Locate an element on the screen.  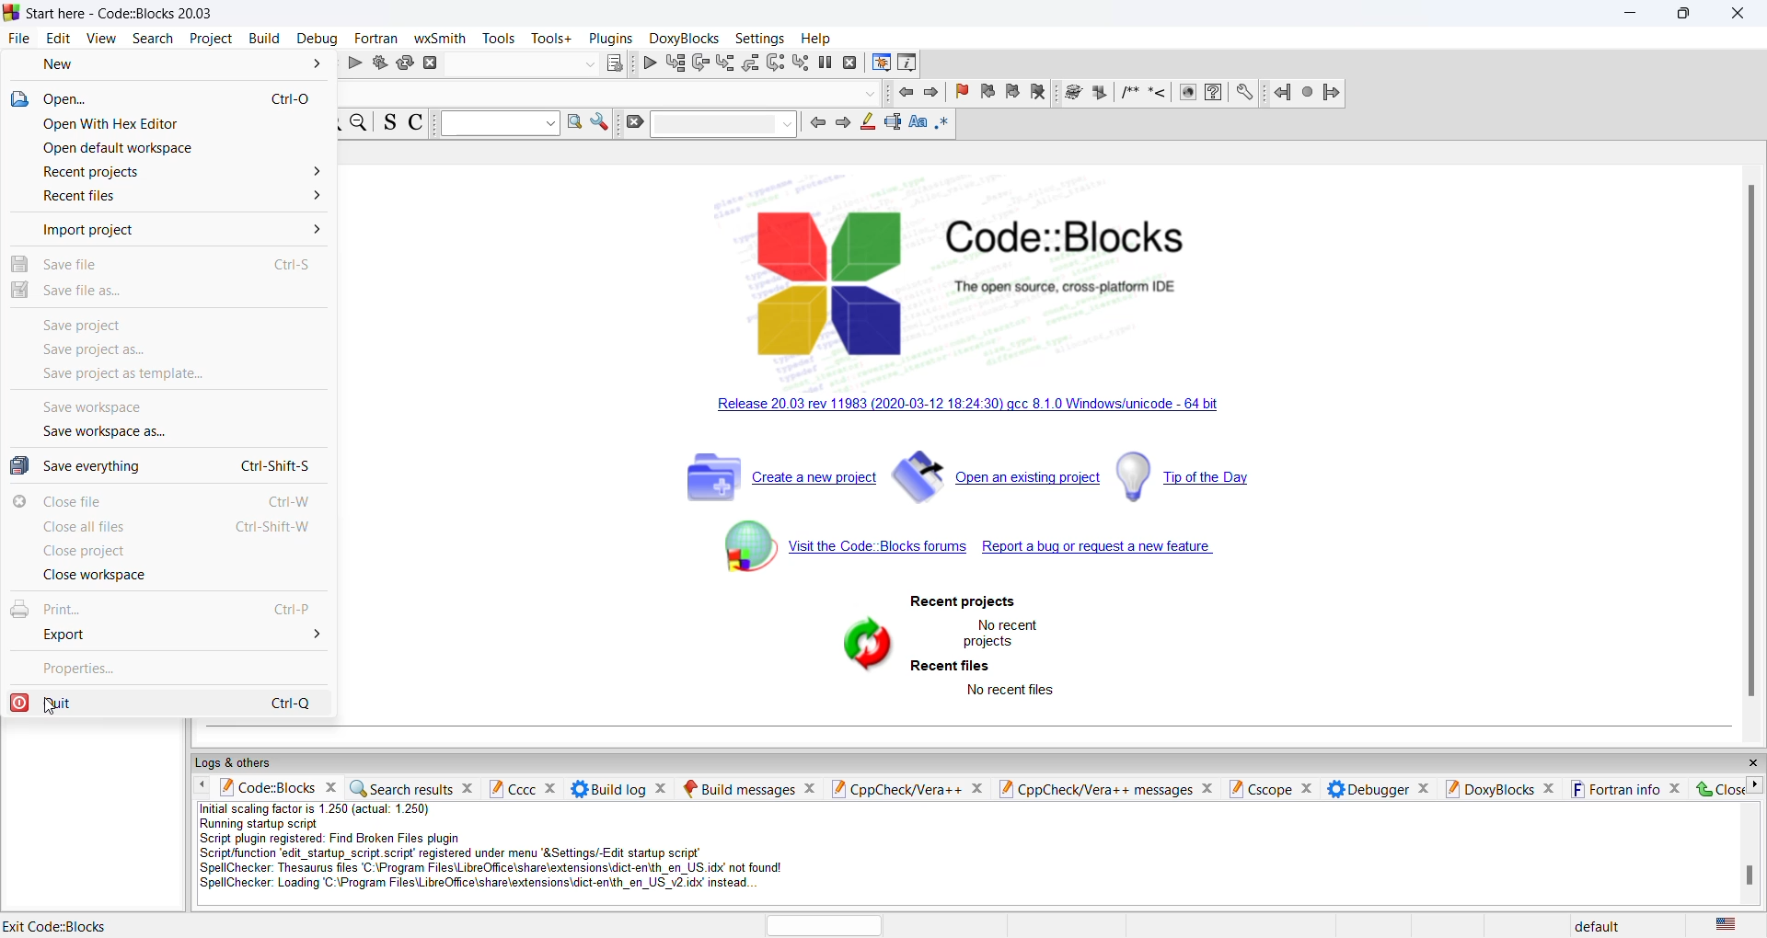
build and run is located at coordinates (378, 62).